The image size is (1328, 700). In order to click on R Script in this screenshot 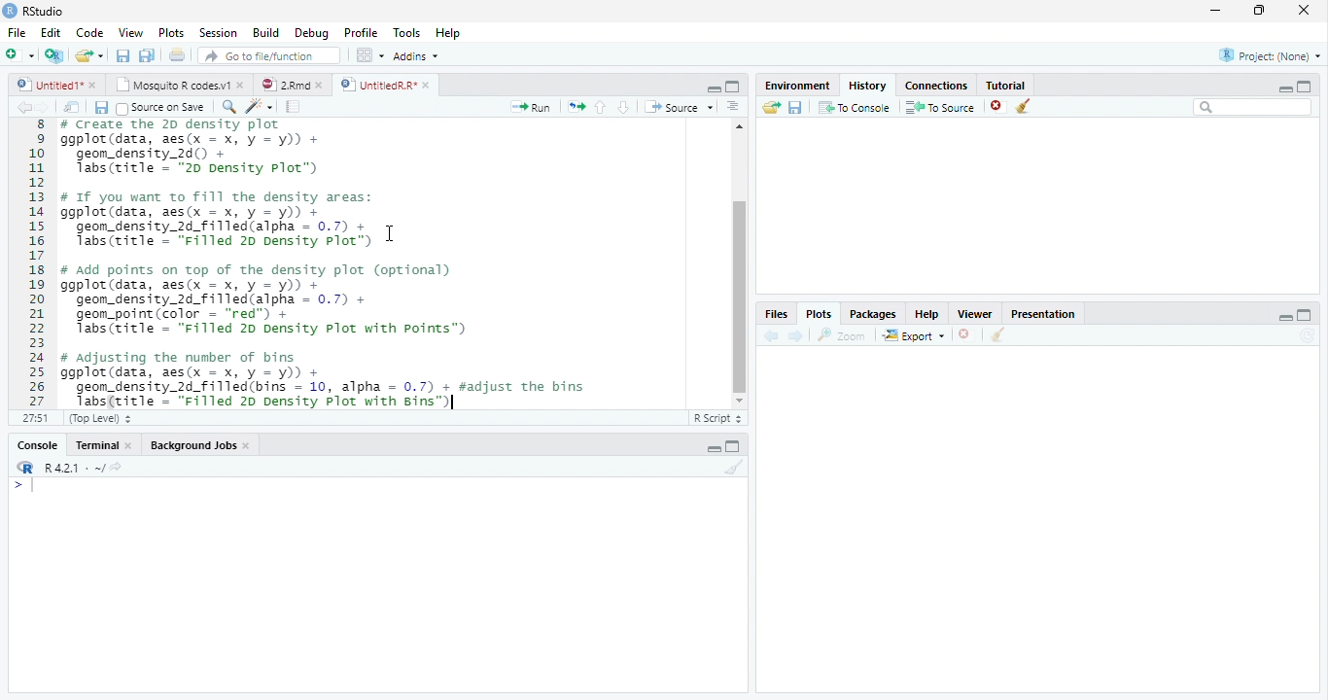, I will do `click(718, 419)`.